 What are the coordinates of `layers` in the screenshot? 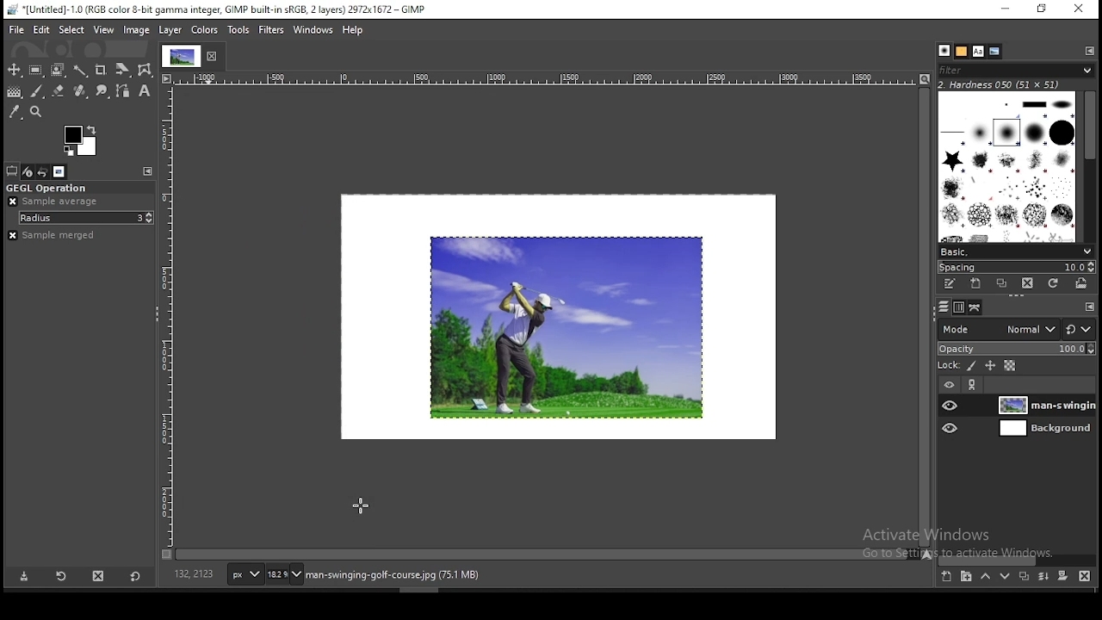 It's located at (941, 307).